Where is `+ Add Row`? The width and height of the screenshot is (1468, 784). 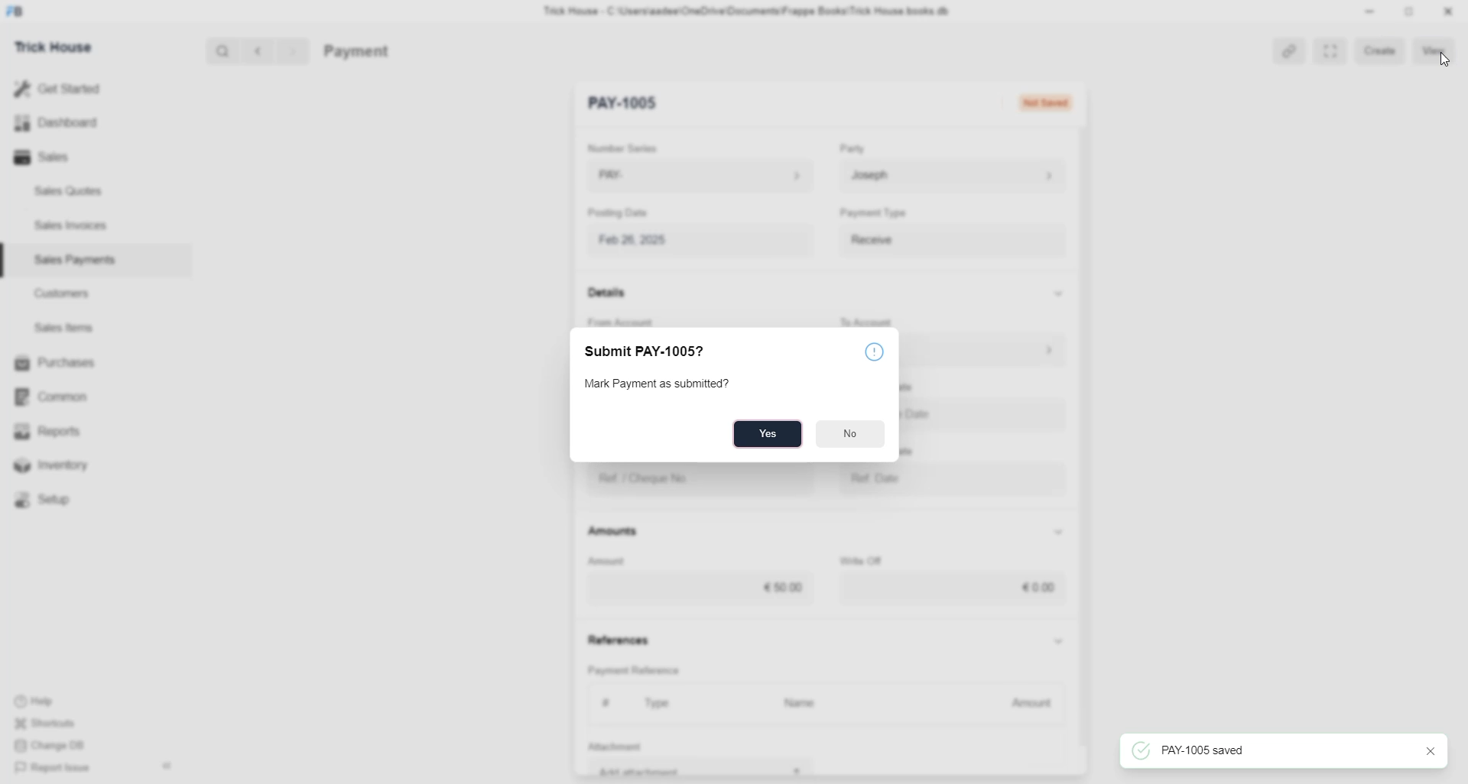 + Add Row is located at coordinates (678, 747).